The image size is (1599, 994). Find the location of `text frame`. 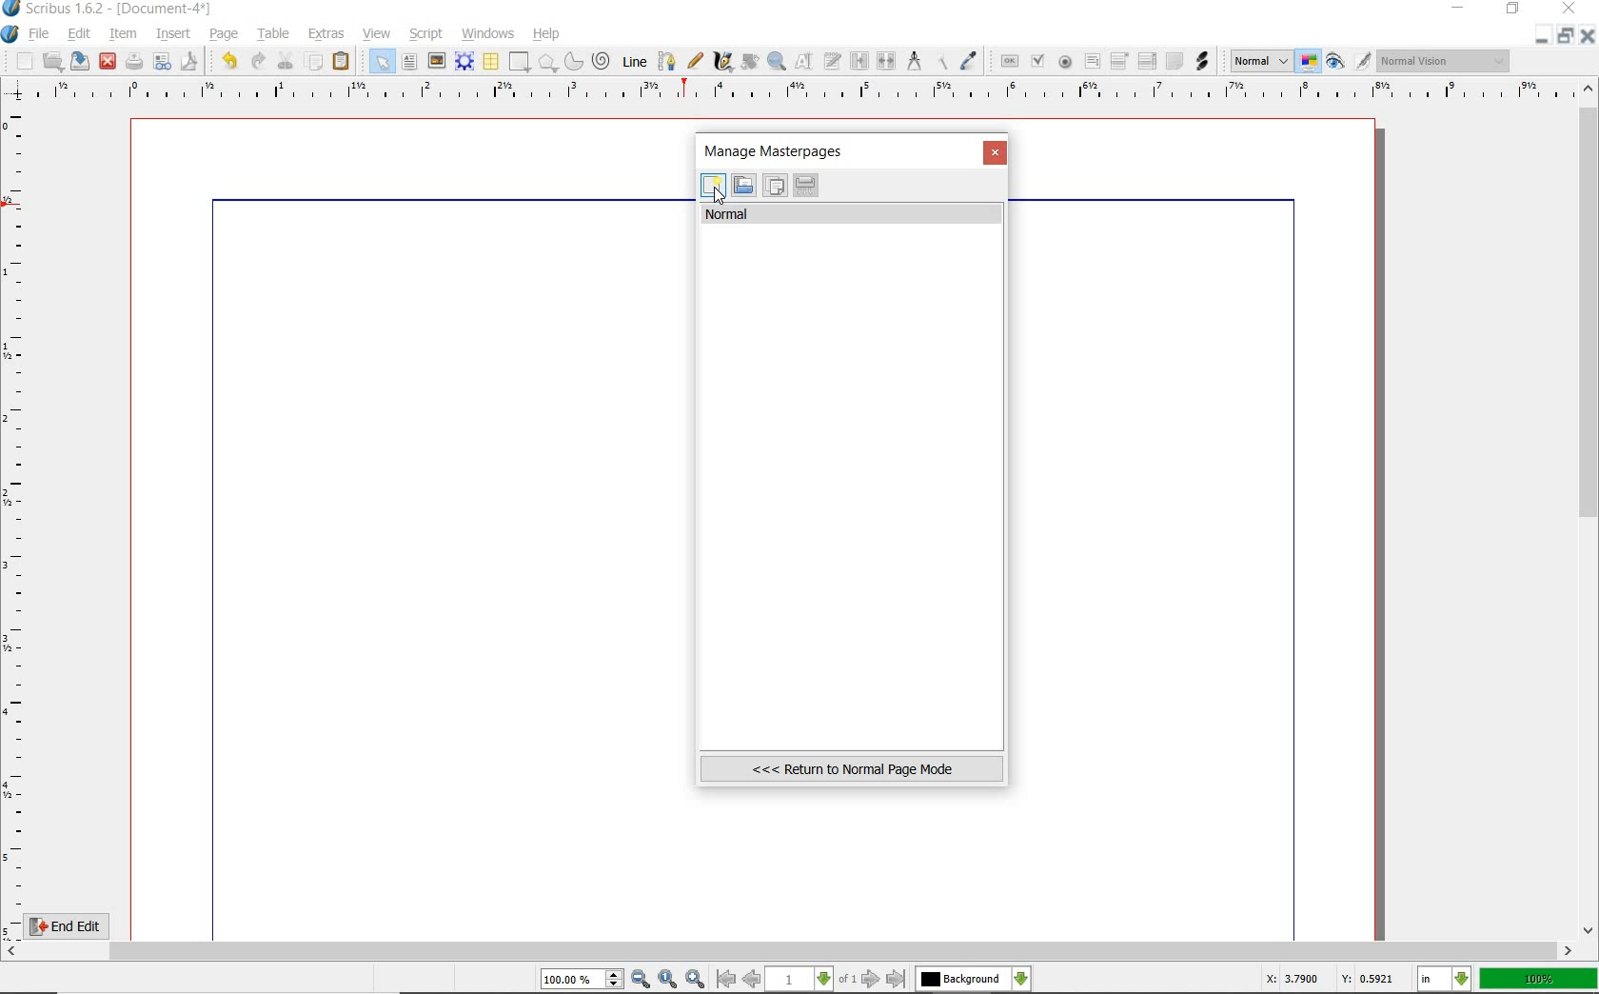

text frame is located at coordinates (411, 62).